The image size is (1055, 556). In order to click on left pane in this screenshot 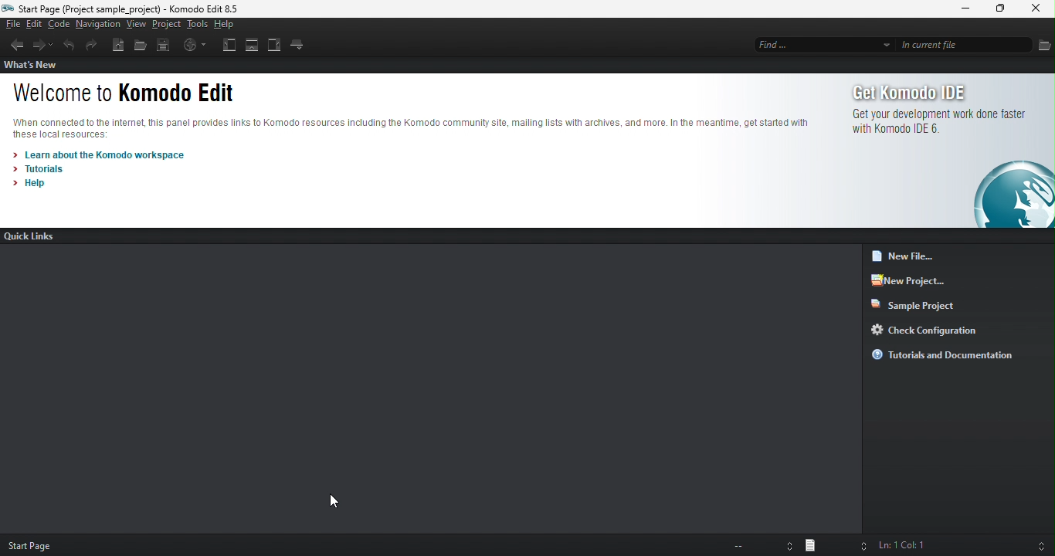, I will do `click(232, 44)`.